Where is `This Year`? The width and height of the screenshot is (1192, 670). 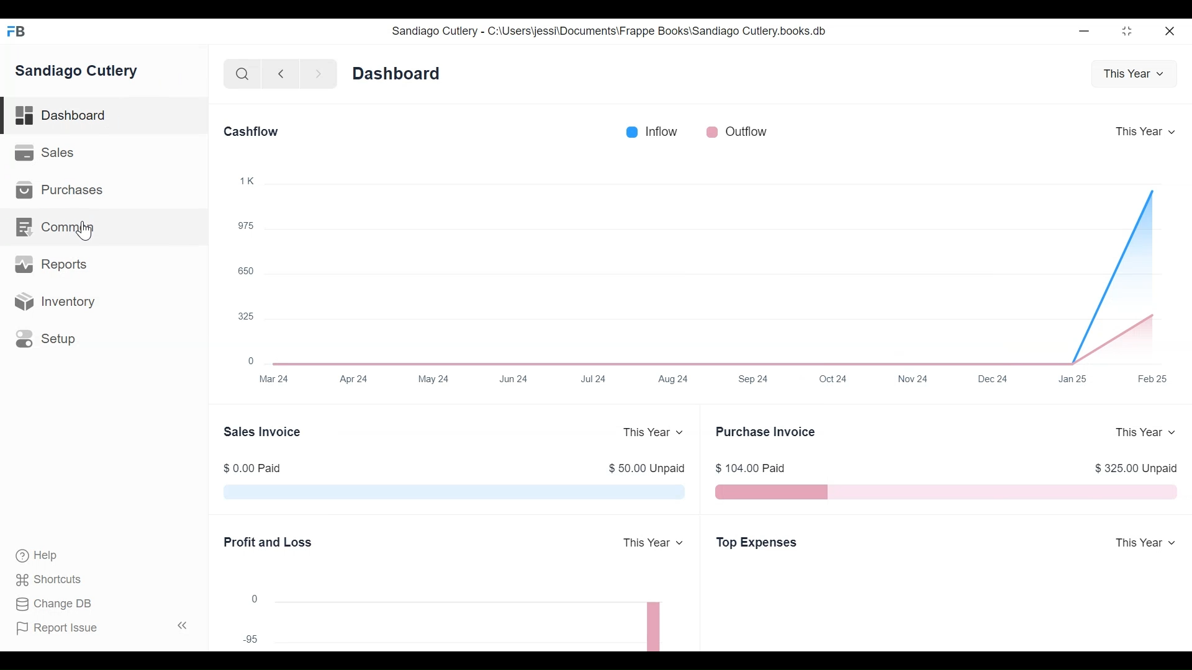 This Year is located at coordinates (652, 543).